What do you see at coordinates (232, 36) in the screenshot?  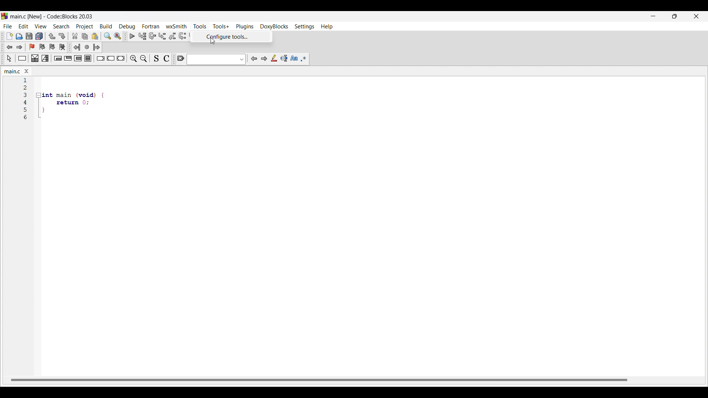 I see `Configure tools` at bounding box center [232, 36].